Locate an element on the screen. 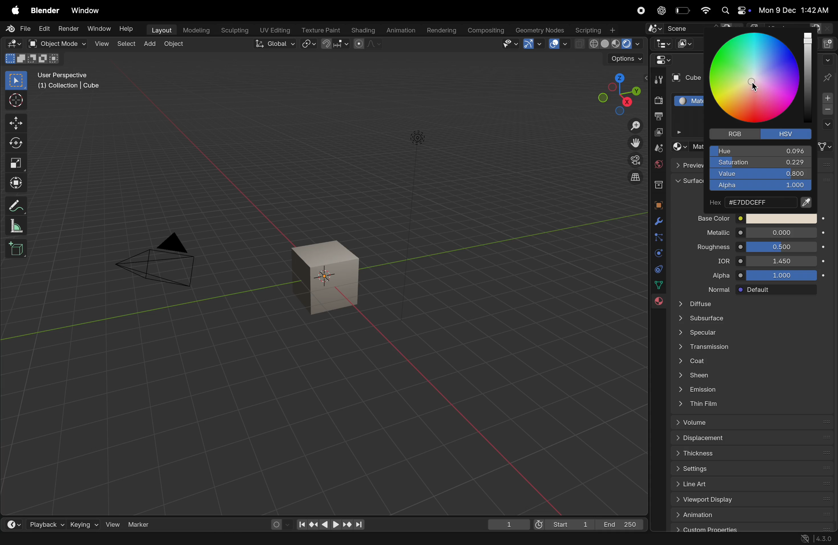 The height and width of the screenshot is (545, 838). marker is located at coordinates (142, 524).